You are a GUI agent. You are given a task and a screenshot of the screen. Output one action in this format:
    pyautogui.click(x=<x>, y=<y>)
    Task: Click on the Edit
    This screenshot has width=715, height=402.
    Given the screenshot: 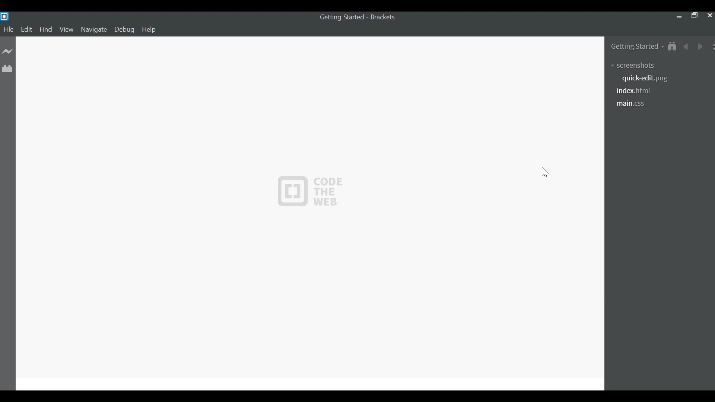 What is the action you would take?
    pyautogui.click(x=27, y=30)
    